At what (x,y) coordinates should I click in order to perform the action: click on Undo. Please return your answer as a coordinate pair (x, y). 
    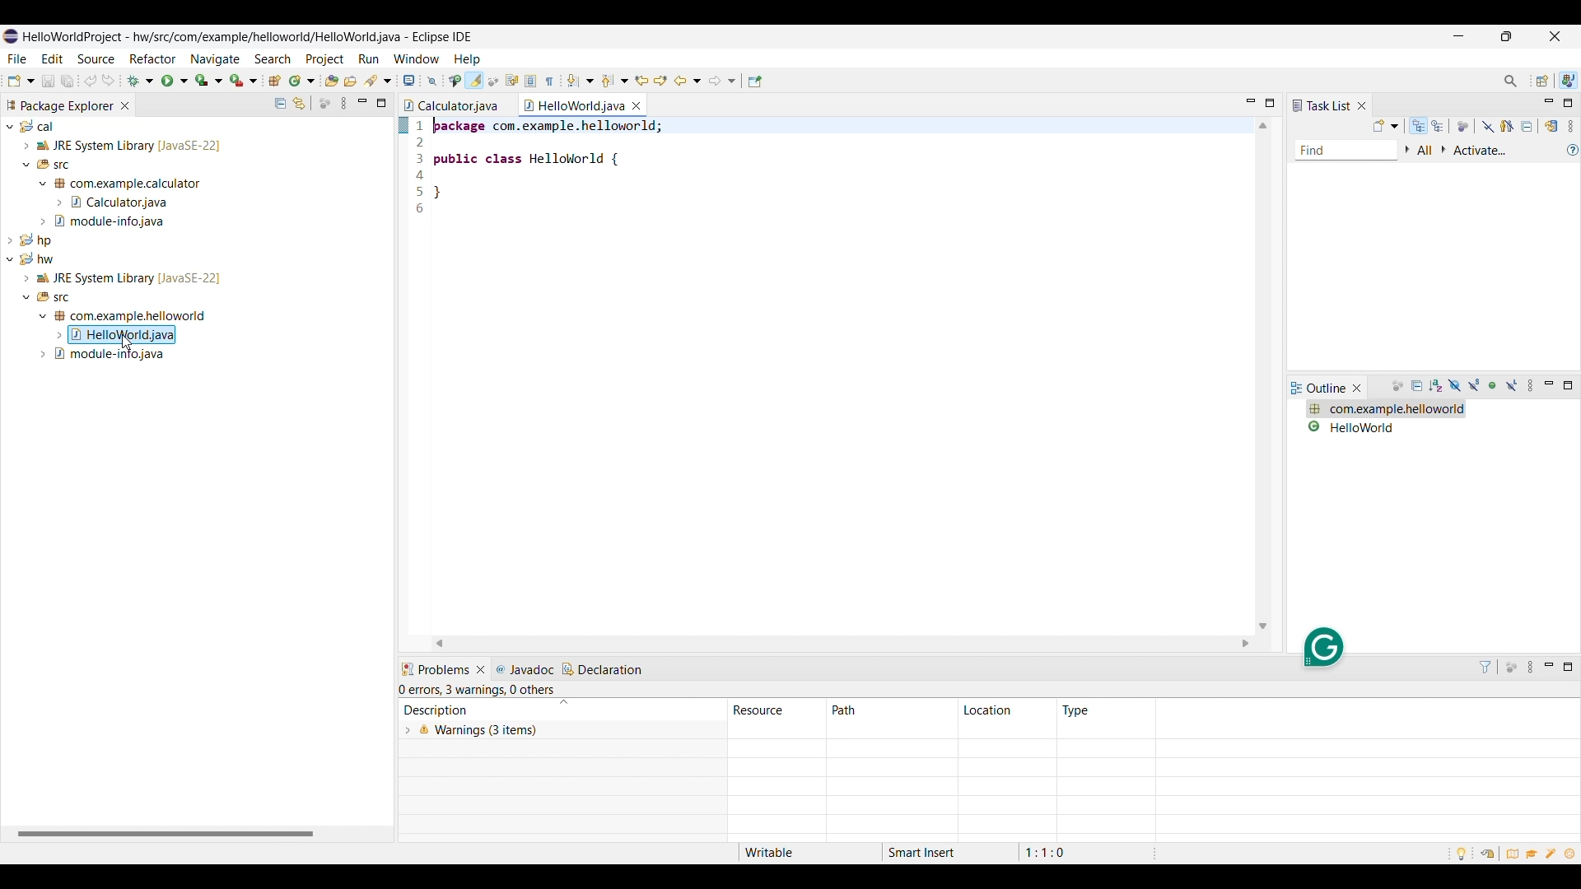
    Looking at the image, I should click on (108, 81).